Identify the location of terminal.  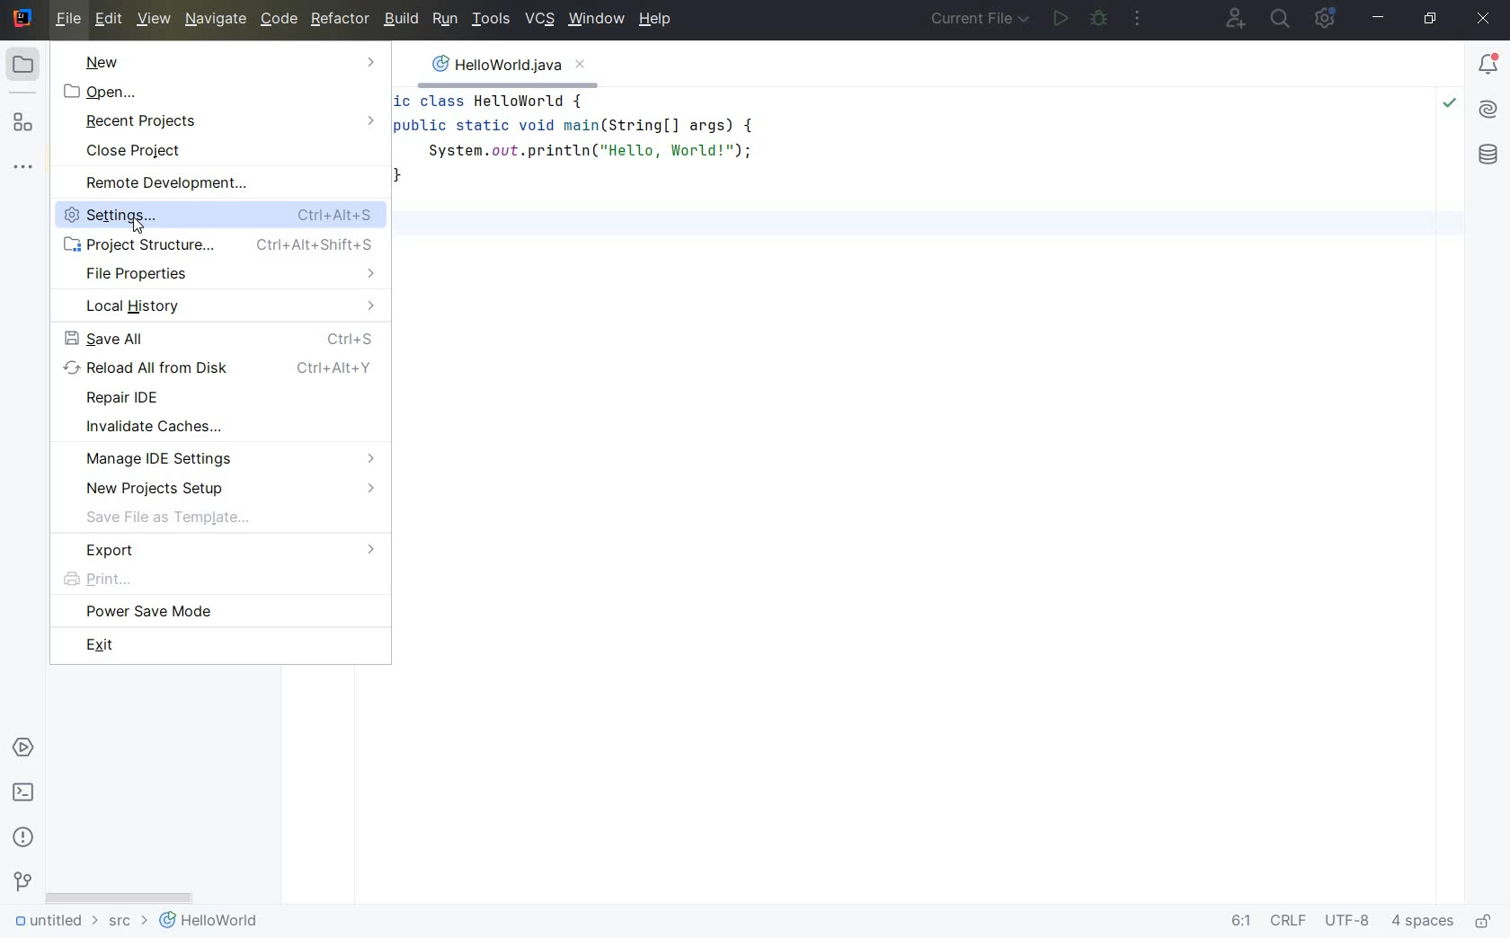
(24, 793).